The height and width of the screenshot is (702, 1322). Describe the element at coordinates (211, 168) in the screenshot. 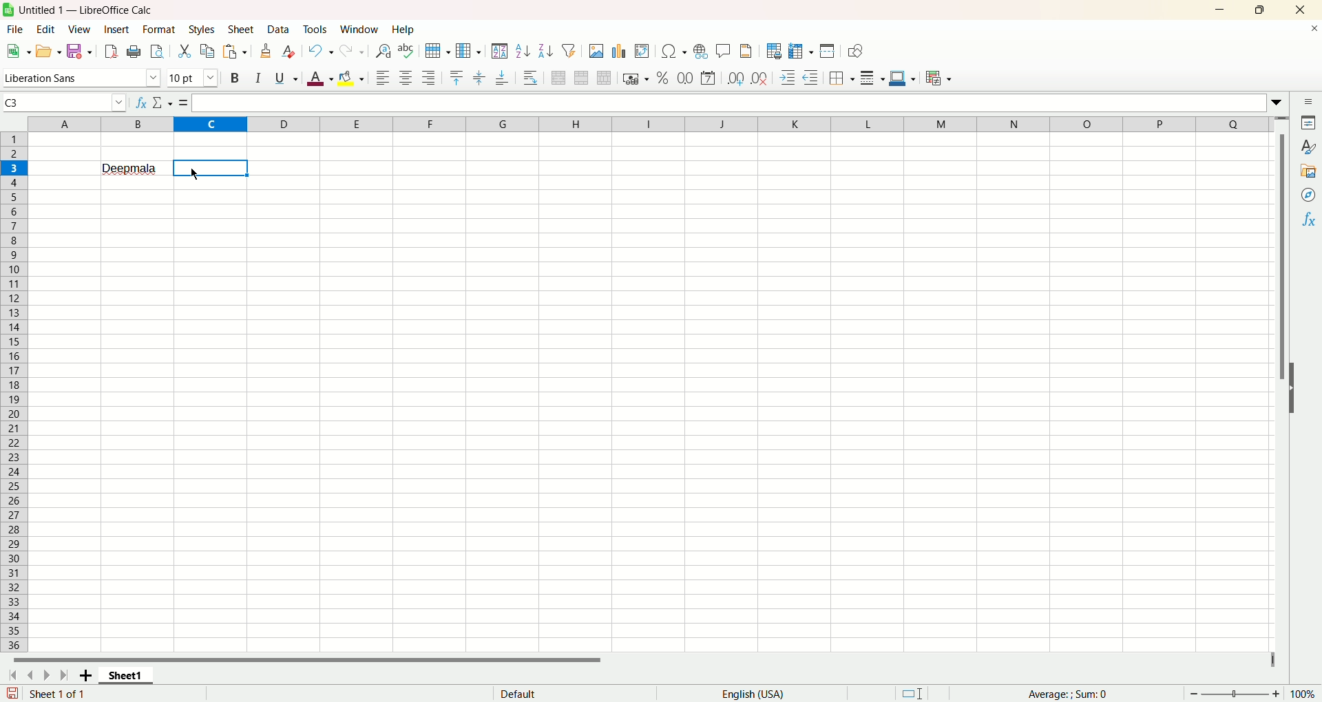

I see `active cell` at that location.